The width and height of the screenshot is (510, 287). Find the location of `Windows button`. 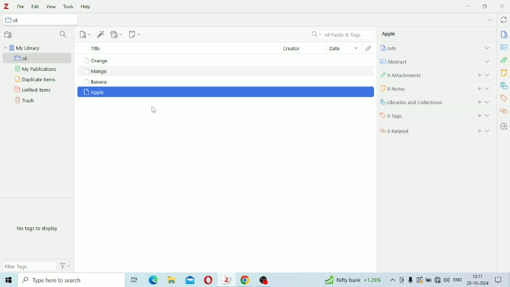

Windows button is located at coordinates (8, 281).